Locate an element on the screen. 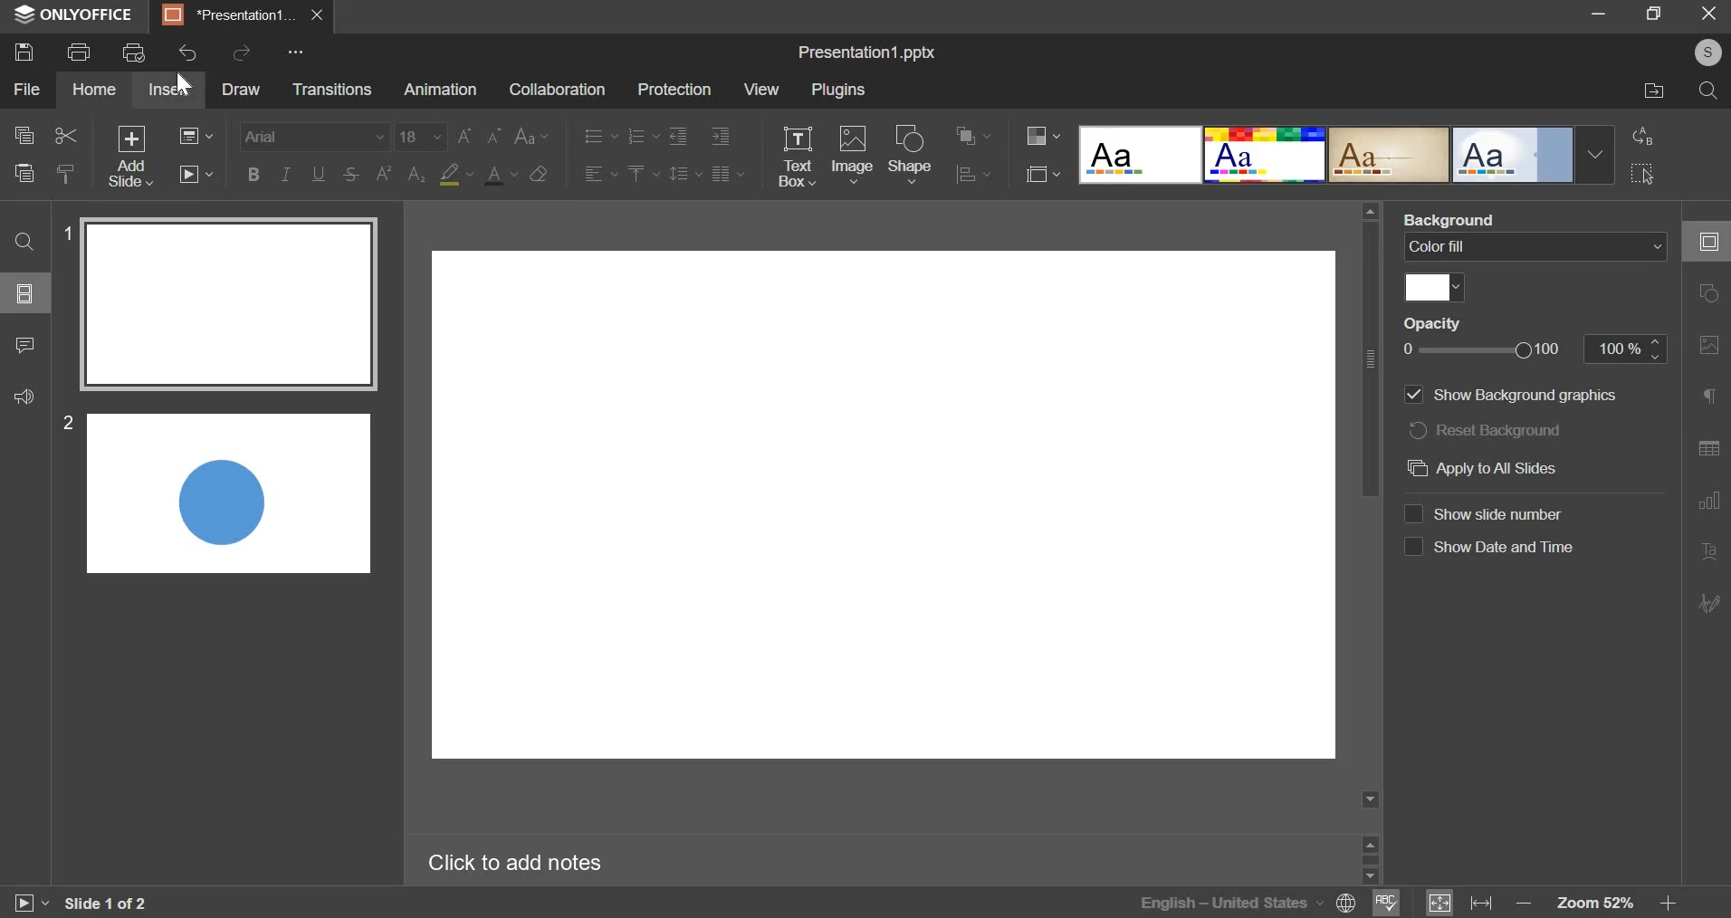 The height and width of the screenshot is (918, 1731). replace is located at coordinates (1646, 134).